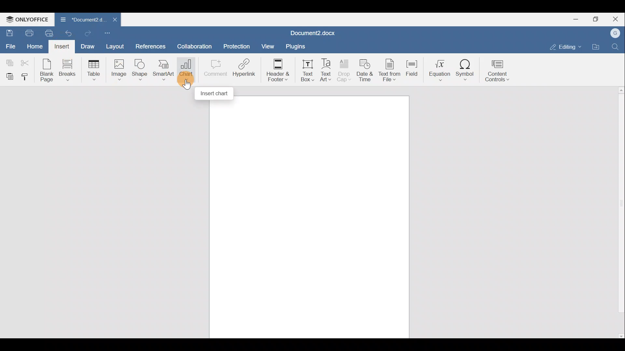  I want to click on Insert, so click(64, 46).